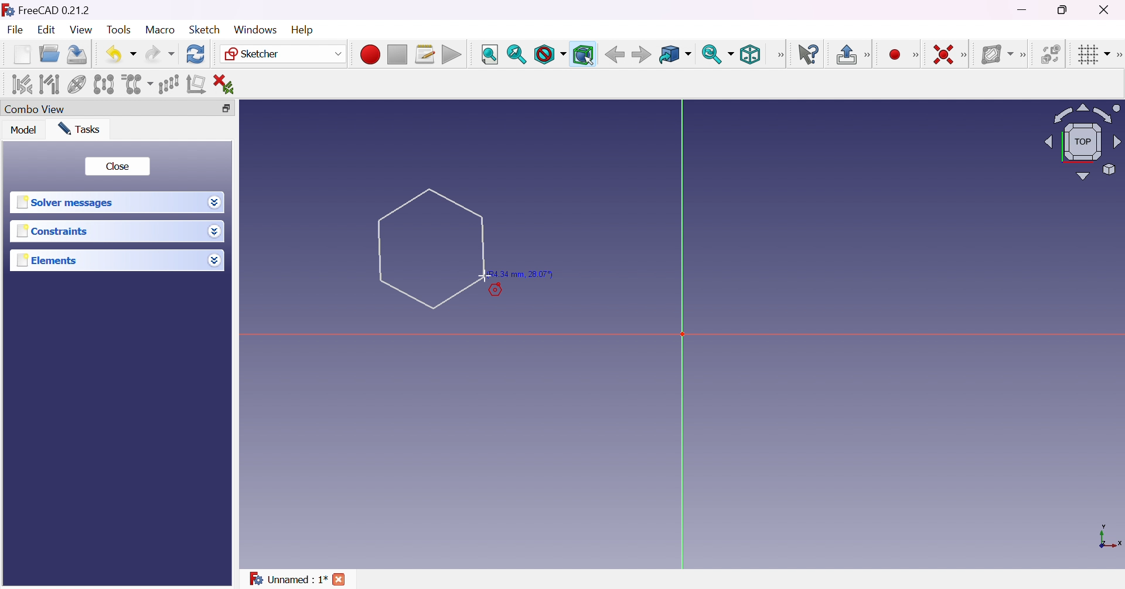 The width and height of the screenshot is (1125, 589). I want to click on Fit all, so click(490, 55).